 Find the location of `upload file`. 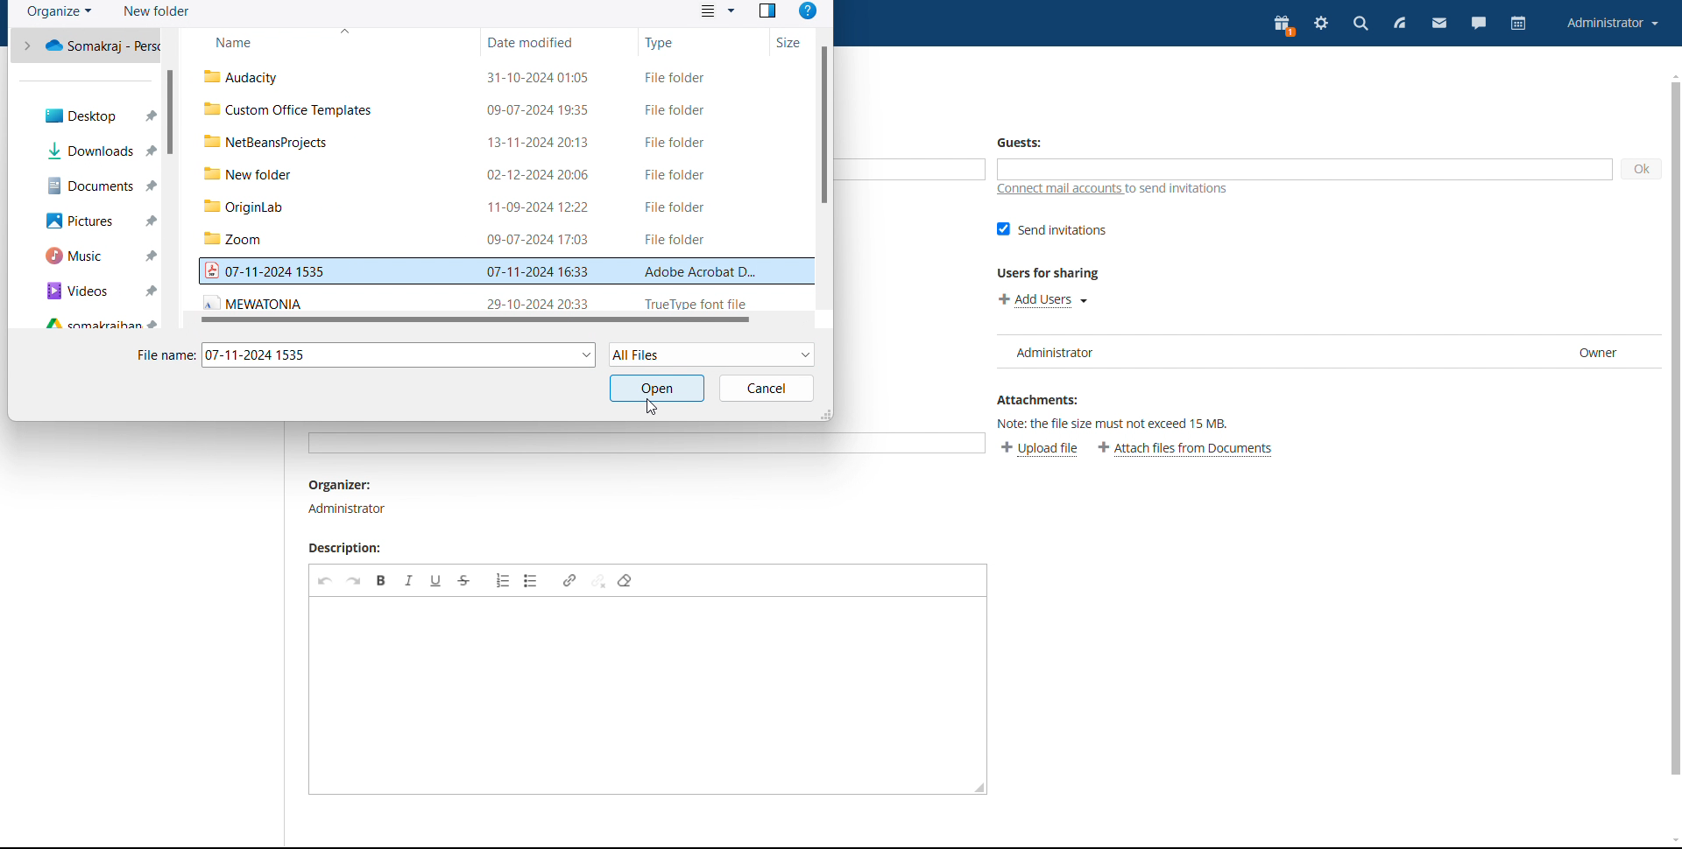

upload file is located at coordinates (1040, 449).